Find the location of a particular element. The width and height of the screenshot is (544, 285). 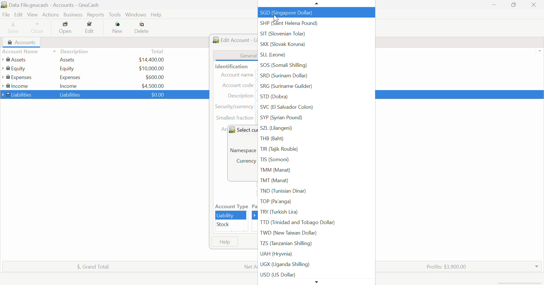

SYP is located at coordinates (315, 118).